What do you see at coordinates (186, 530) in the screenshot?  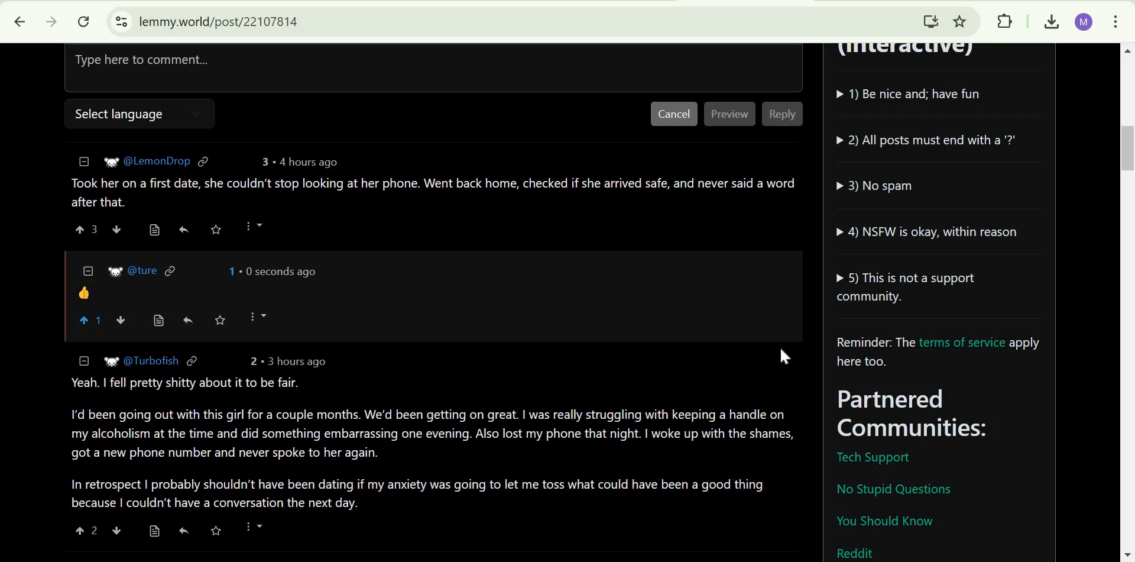 I see `share` at bounding box center [186, 530].